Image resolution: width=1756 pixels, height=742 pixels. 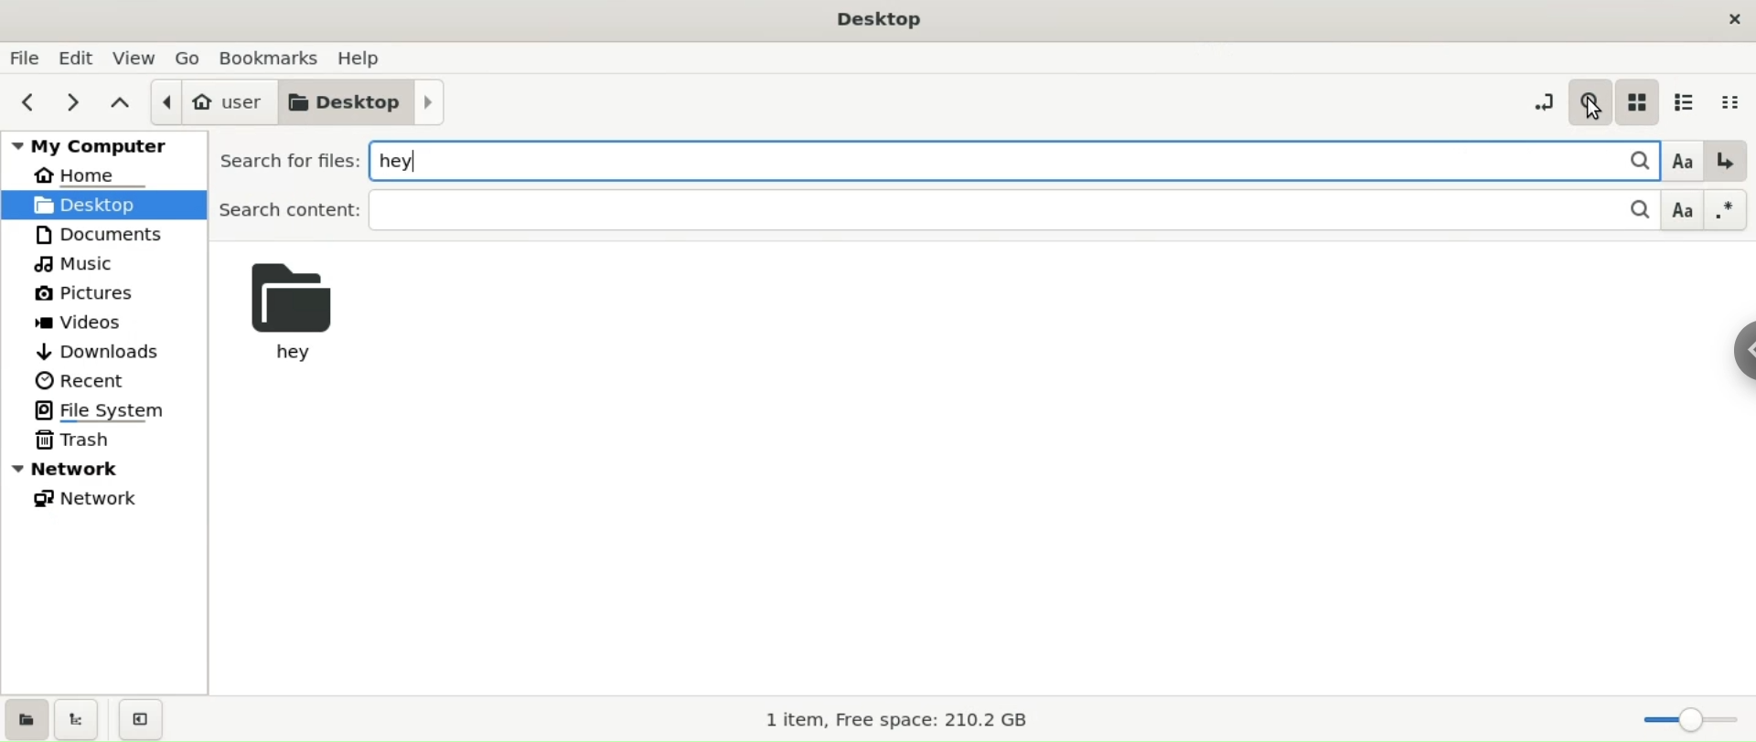 What do you see at coordinates (1537, 101) in the screenshot?
I see `toggle location entry` at bounding box center [1537, 101].